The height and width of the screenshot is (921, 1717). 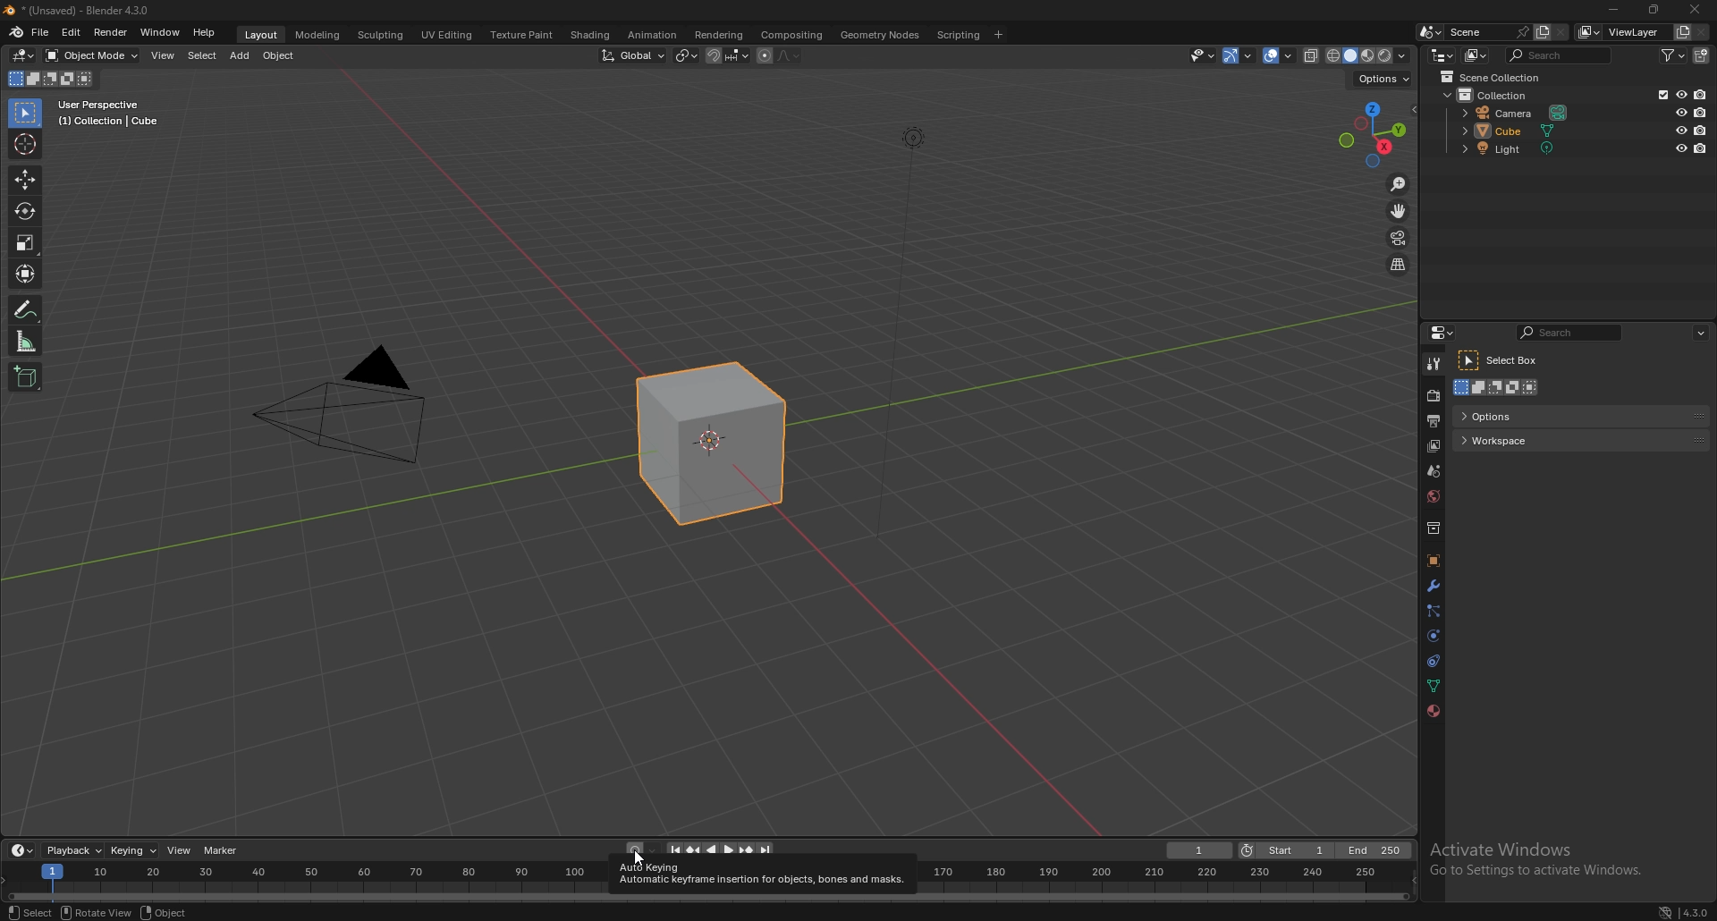 What do you see at coordinates (1280, 55) in the screenshot?
I see `overlays` at bounding box center [1280, 55].